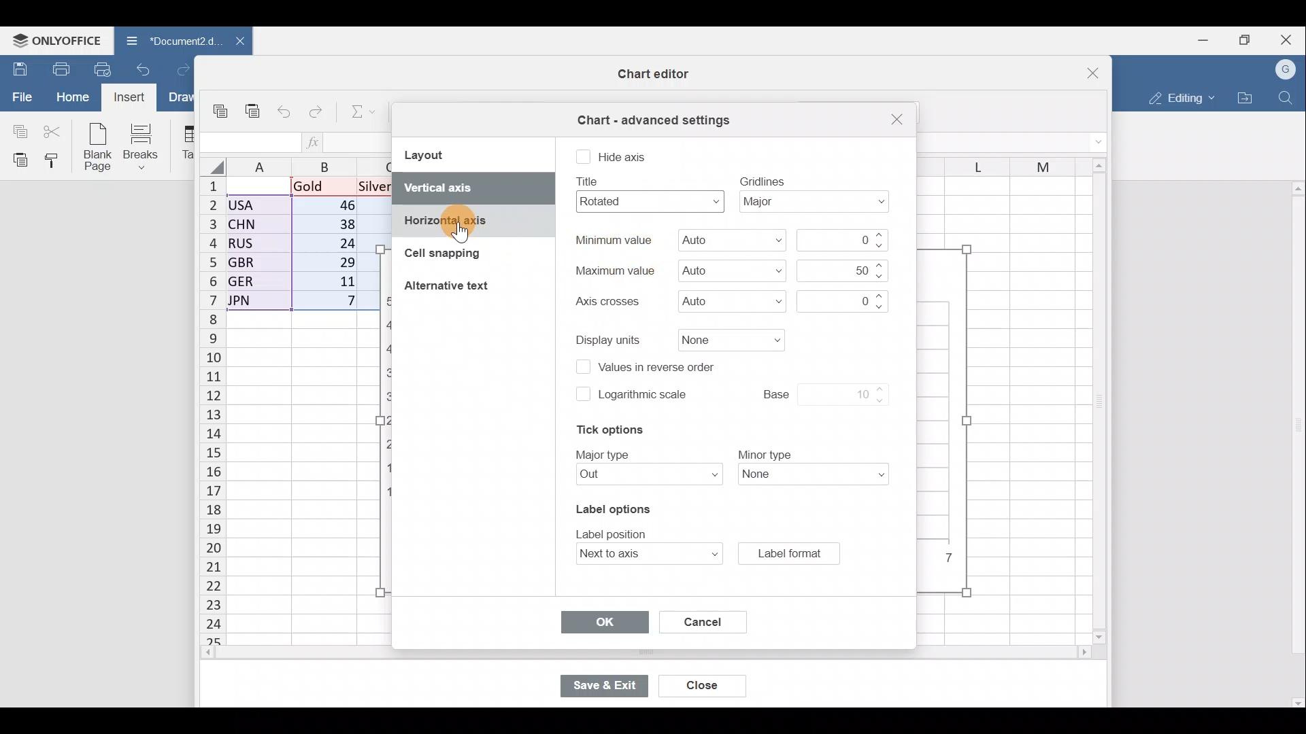  What do you see at coordinates (471, 188) in the screenshot?
I see `Vertical axis` at bounding box center [471, 188].